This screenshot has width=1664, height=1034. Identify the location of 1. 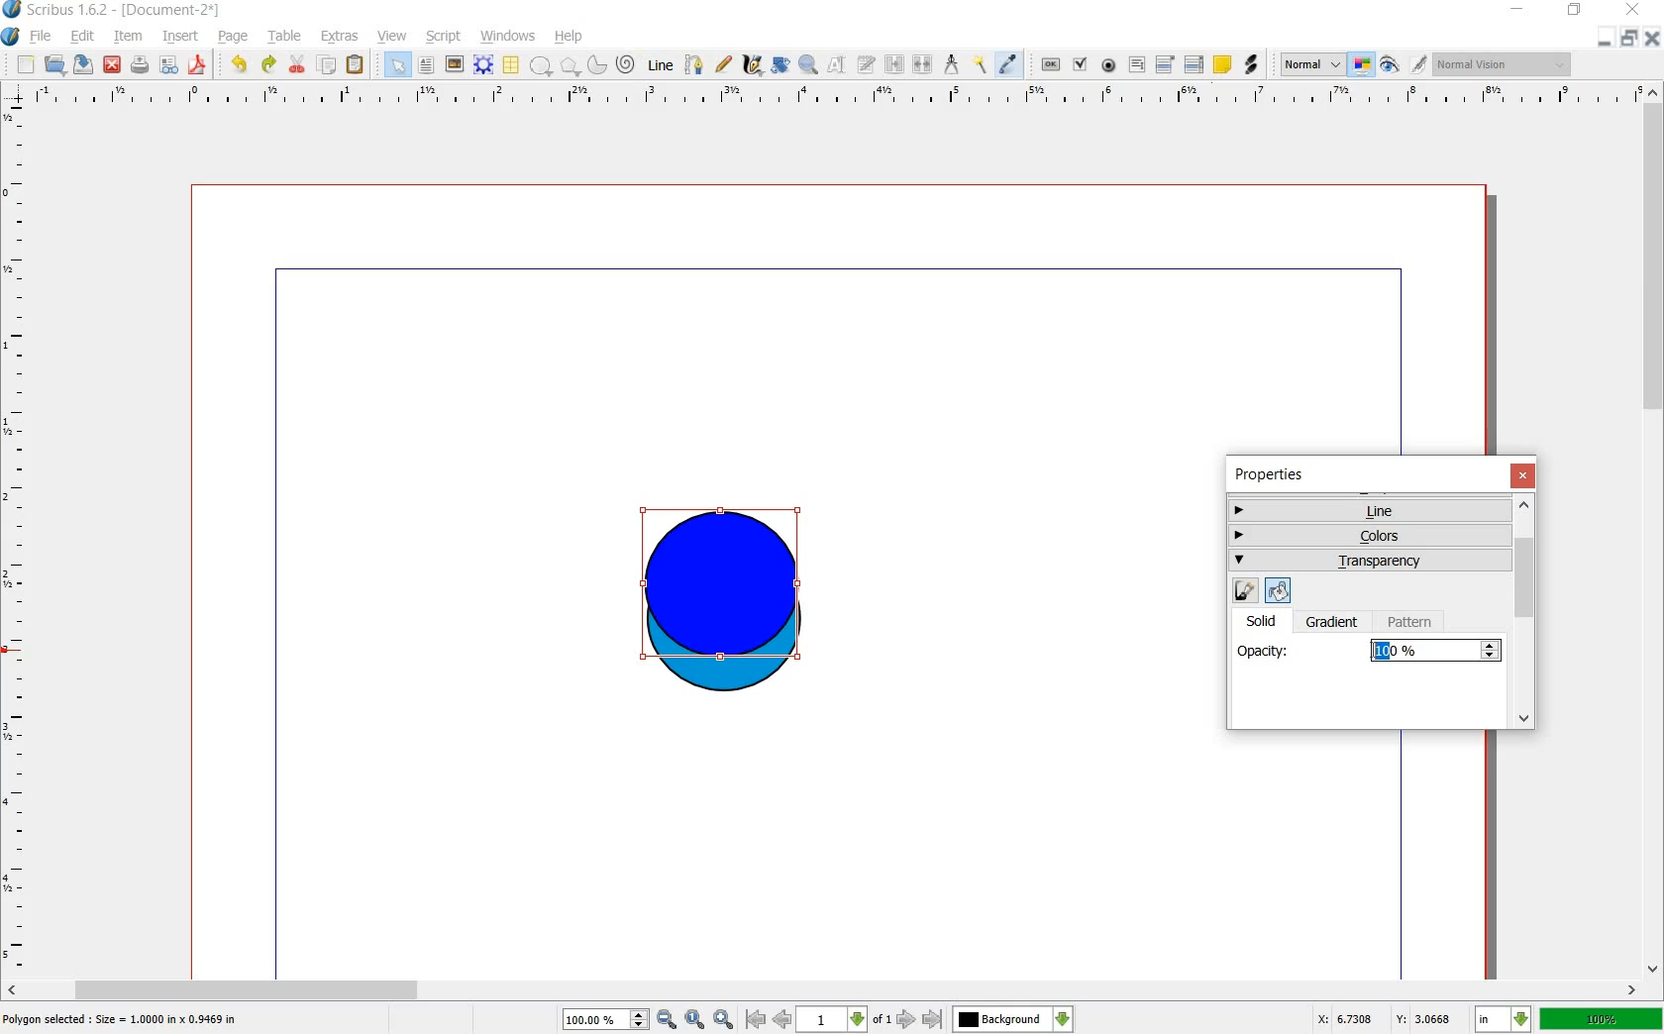
(832, 1020).